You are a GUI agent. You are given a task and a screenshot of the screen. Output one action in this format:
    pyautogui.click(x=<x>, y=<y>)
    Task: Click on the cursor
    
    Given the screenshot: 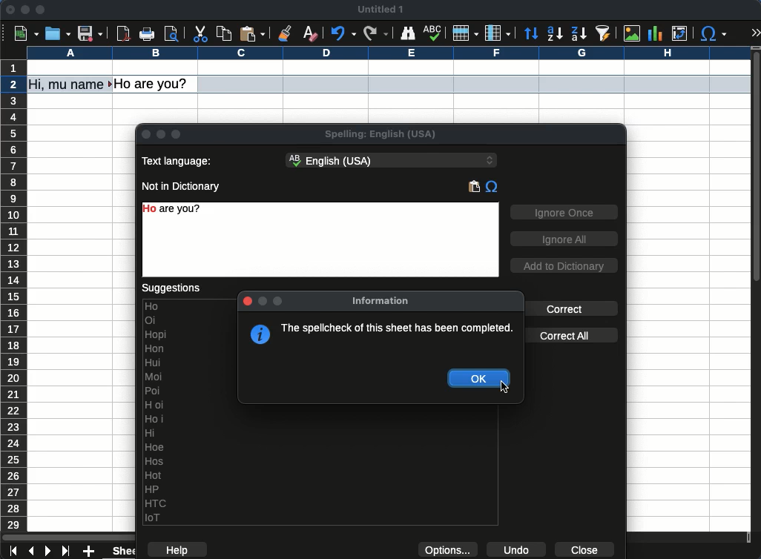 What is the action you would take?
    pyautogui.click(x=16, y=88)
    